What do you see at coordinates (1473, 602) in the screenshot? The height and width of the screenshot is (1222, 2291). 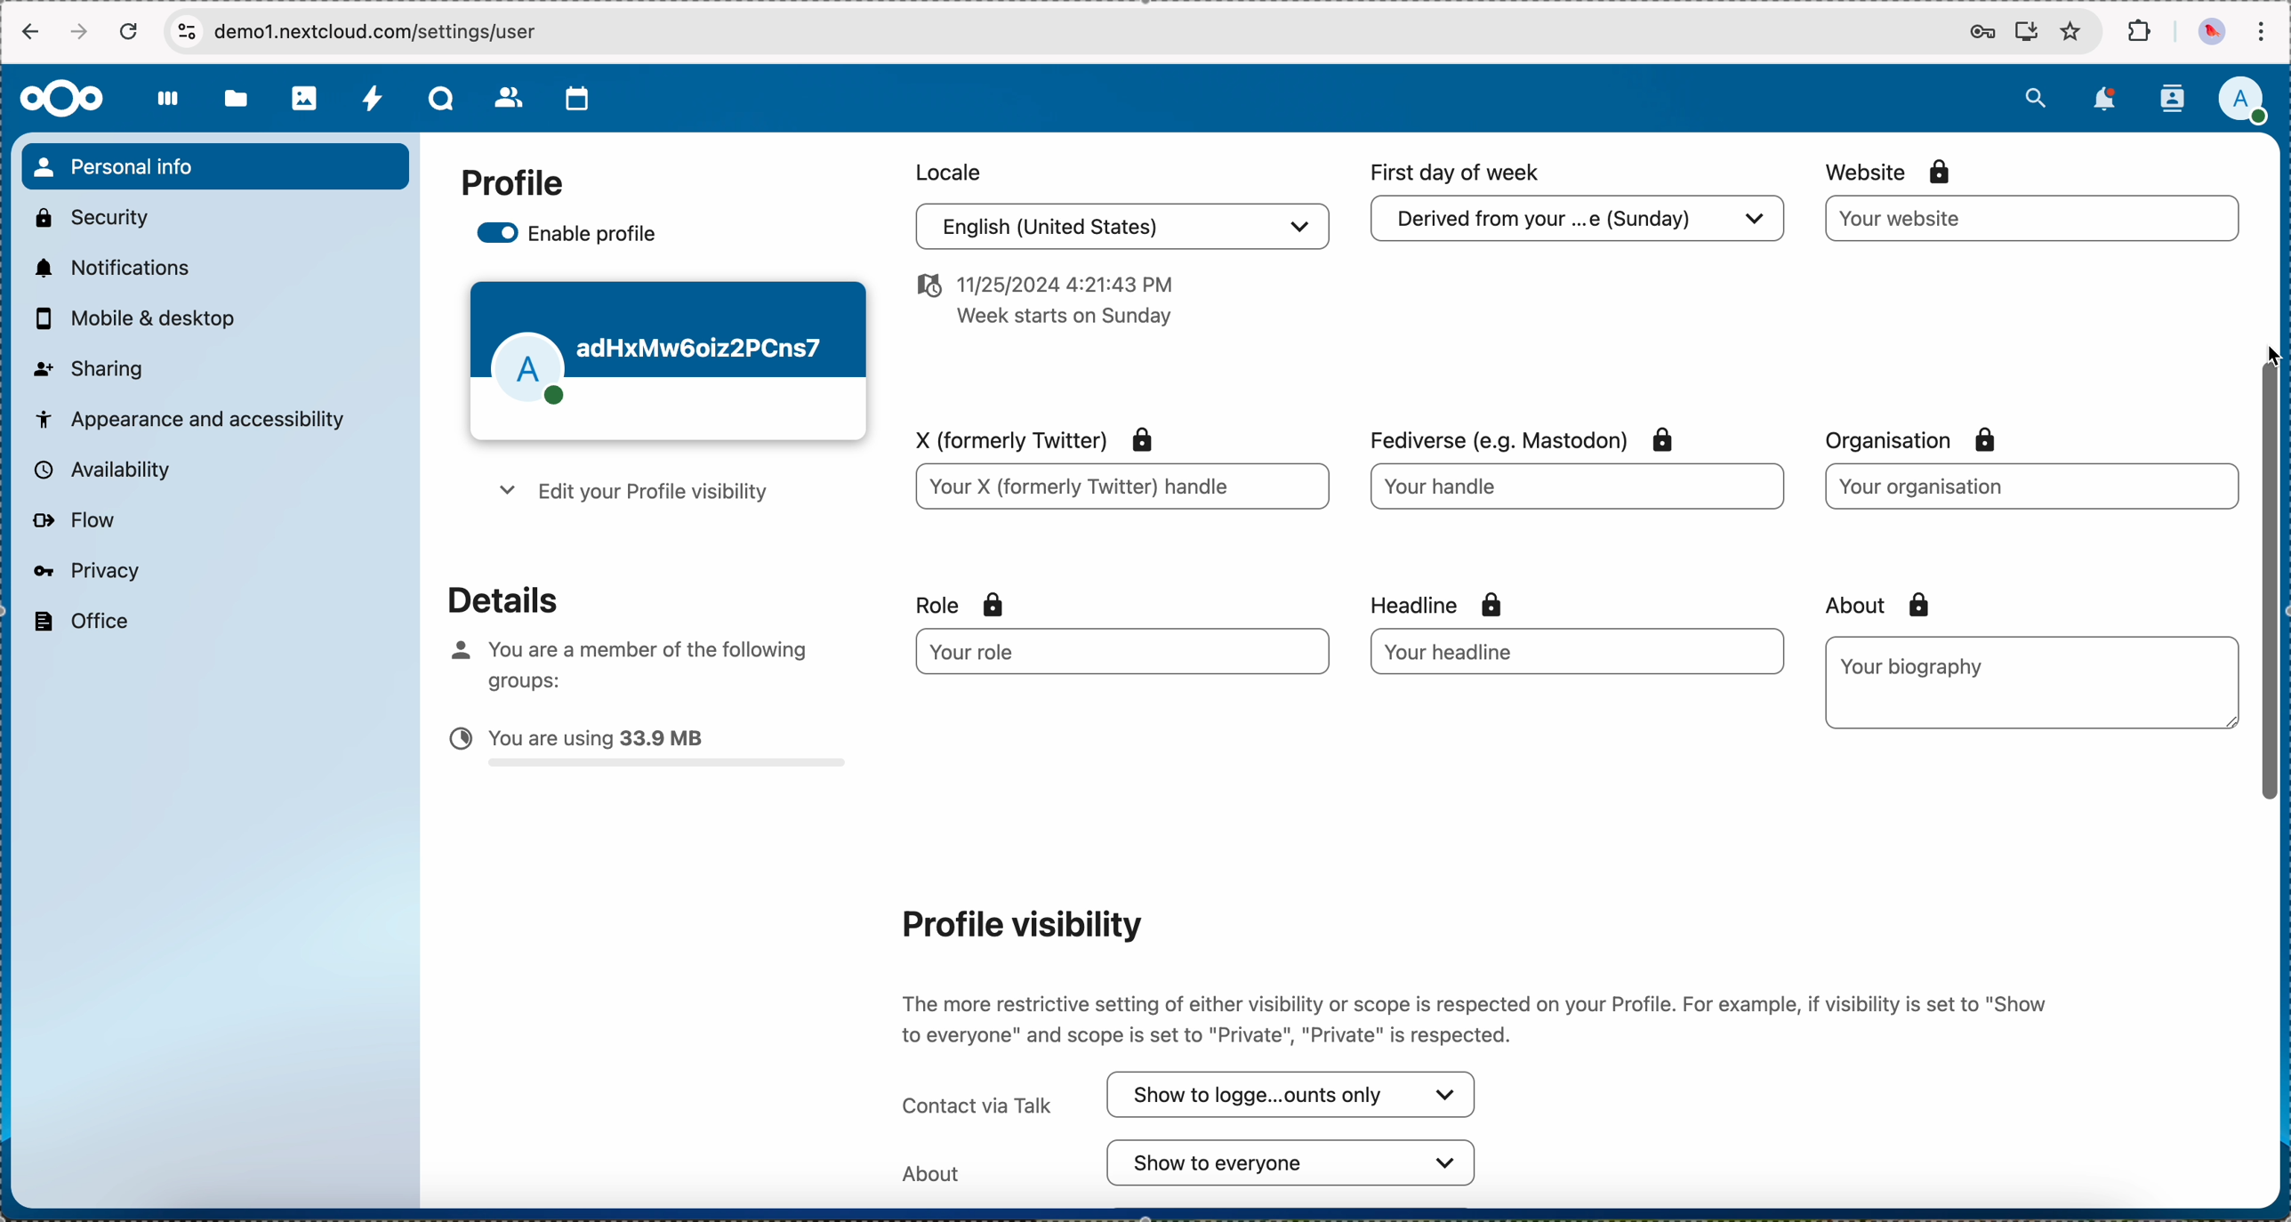 I see `headline` at bounding box center [1473, 602].